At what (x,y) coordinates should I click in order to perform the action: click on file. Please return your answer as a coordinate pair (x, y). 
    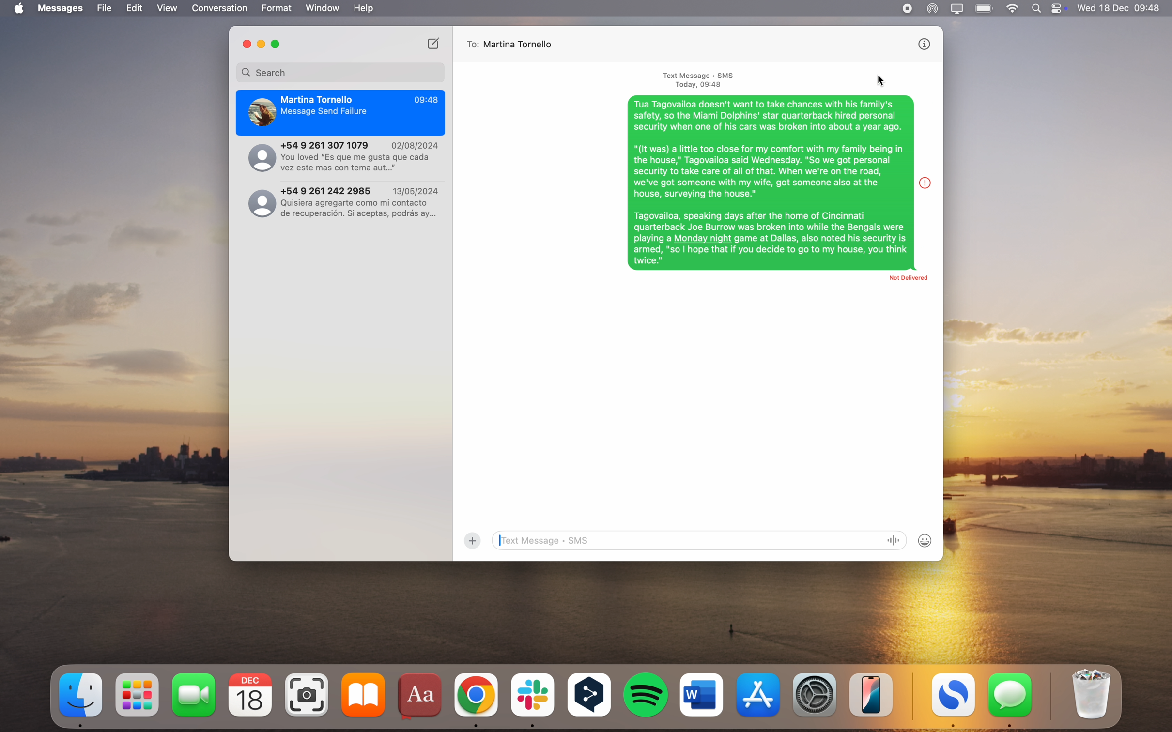
    Looking at the image, I should click on (105, 8).